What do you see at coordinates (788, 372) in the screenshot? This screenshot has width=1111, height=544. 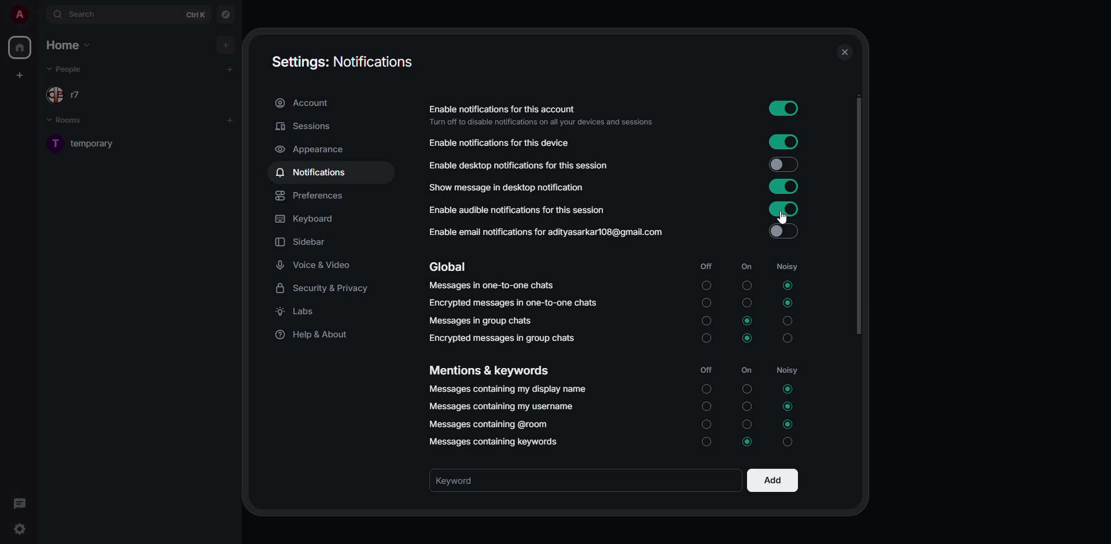 I see `noisy` at bounding box center [788, 372].